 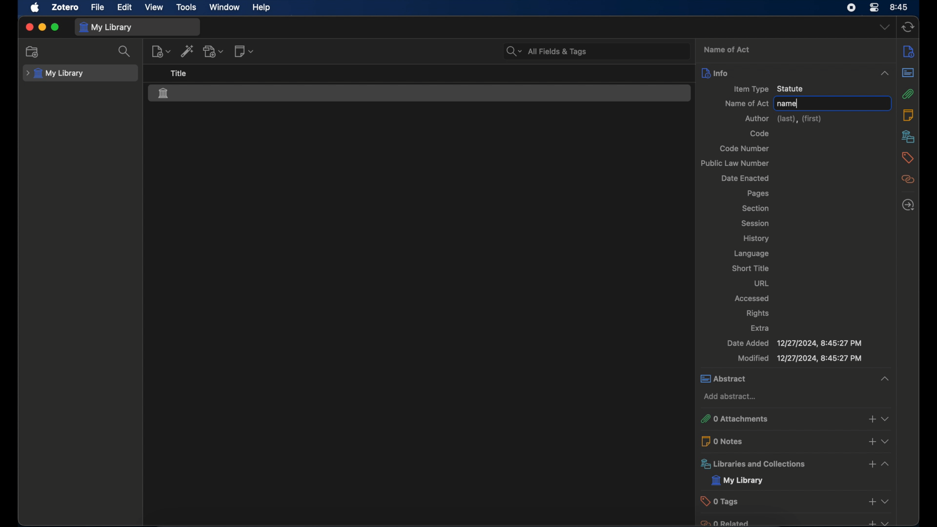 I want to click on rights, so click(x=757, y=314).